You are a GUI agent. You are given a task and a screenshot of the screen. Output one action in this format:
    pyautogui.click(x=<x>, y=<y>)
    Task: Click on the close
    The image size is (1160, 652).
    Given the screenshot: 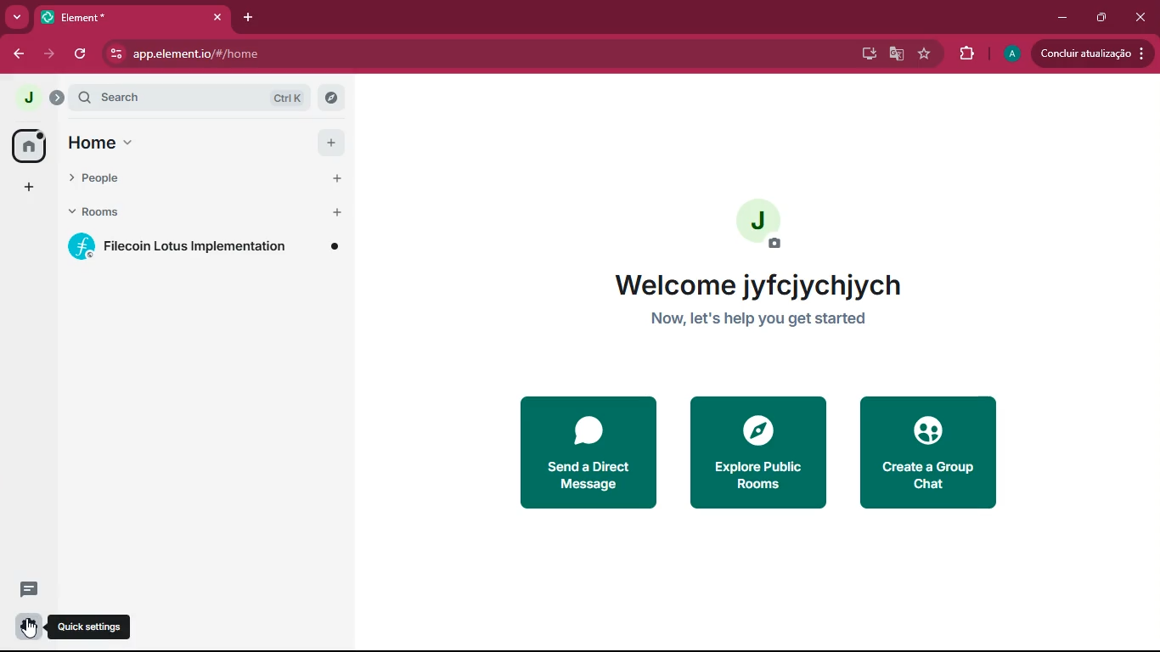 What is the action you would take?
    pyautogui.click(x=217, y=16)
    